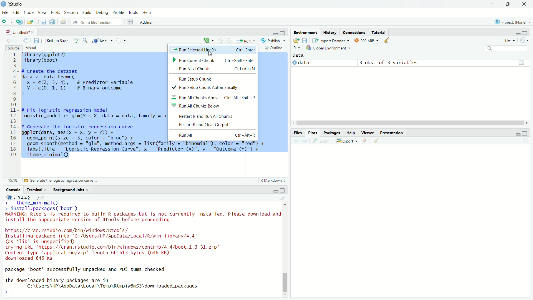  I want to click on Addins, so click(149, 22).